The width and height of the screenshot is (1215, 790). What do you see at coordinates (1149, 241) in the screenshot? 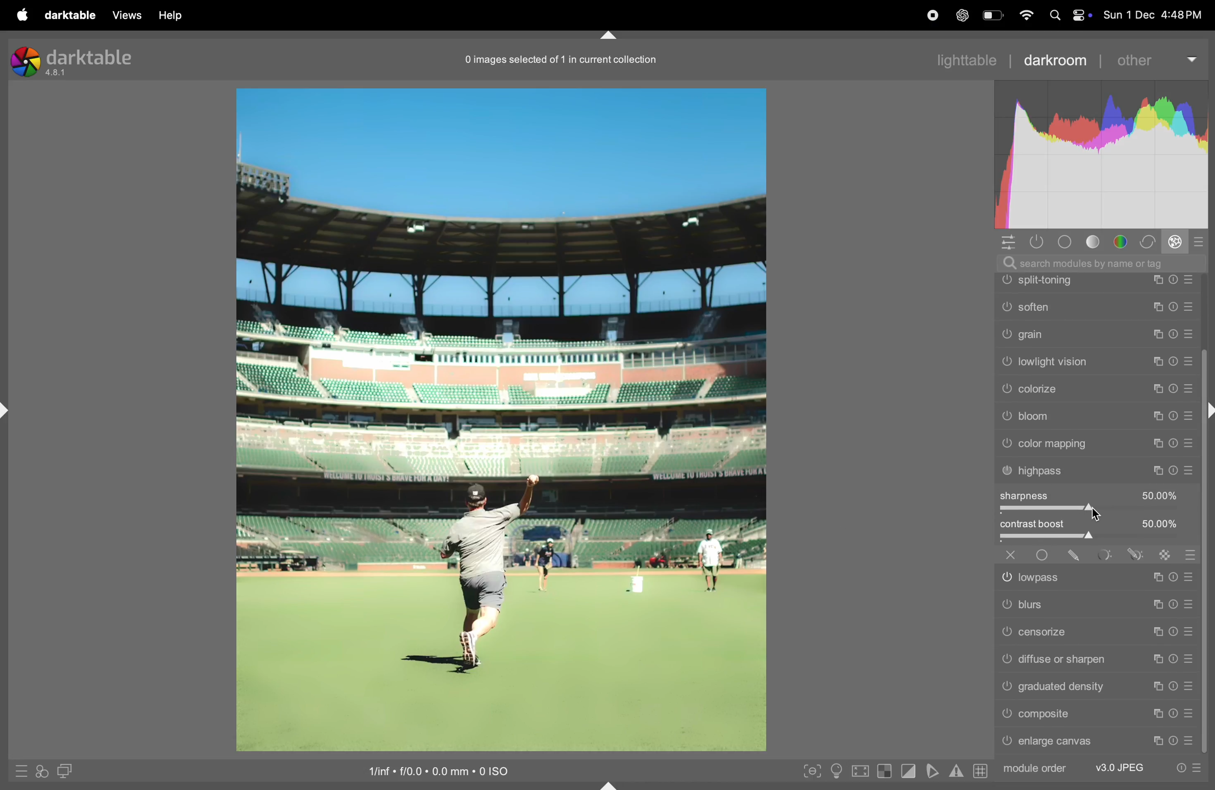
I see `correct` at bounding box center [1149, 241].